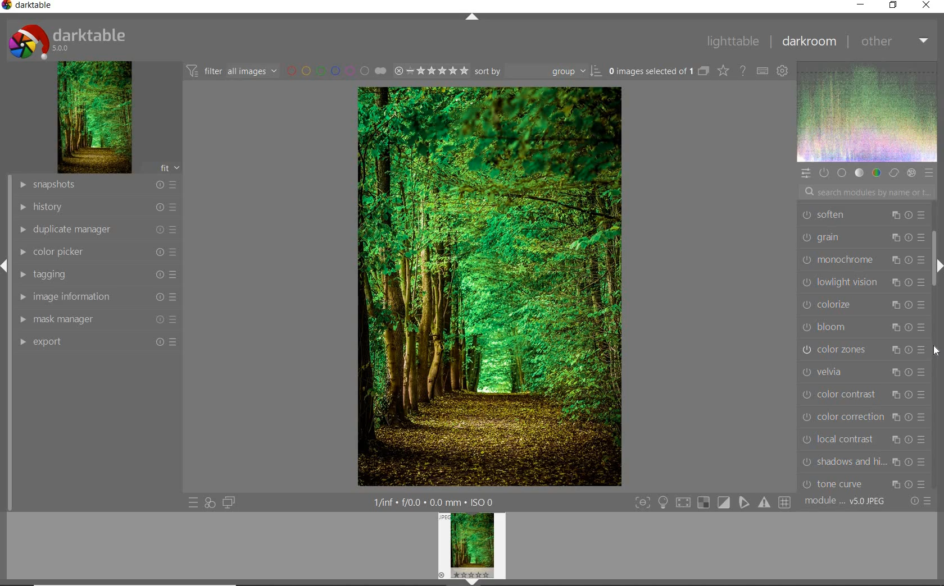 The height and width of the screenshot is (586, 944). What do you see at coordinates (896, 41) in the screenshot?
I see `OTHER` at bounding box center [896, 41].